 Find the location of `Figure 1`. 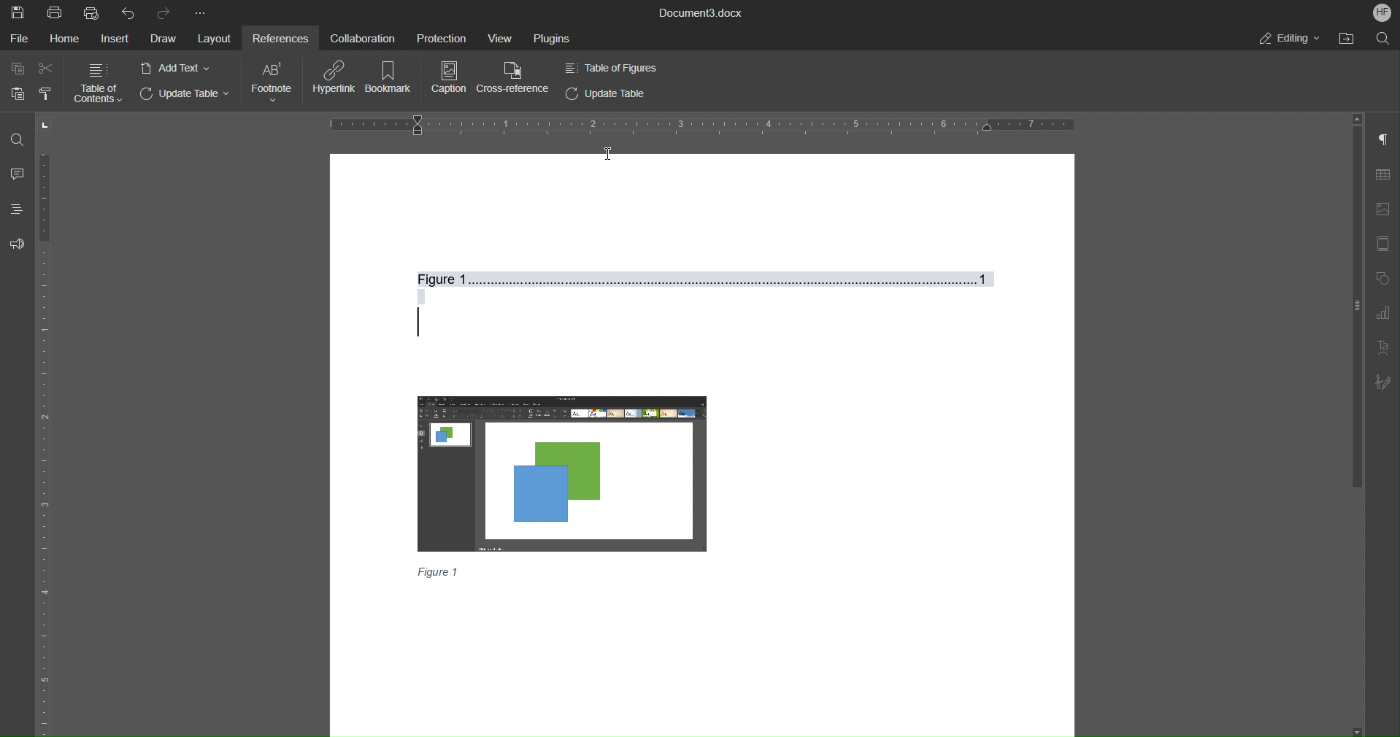

Figure 1 is located at coordinates (702, 279).